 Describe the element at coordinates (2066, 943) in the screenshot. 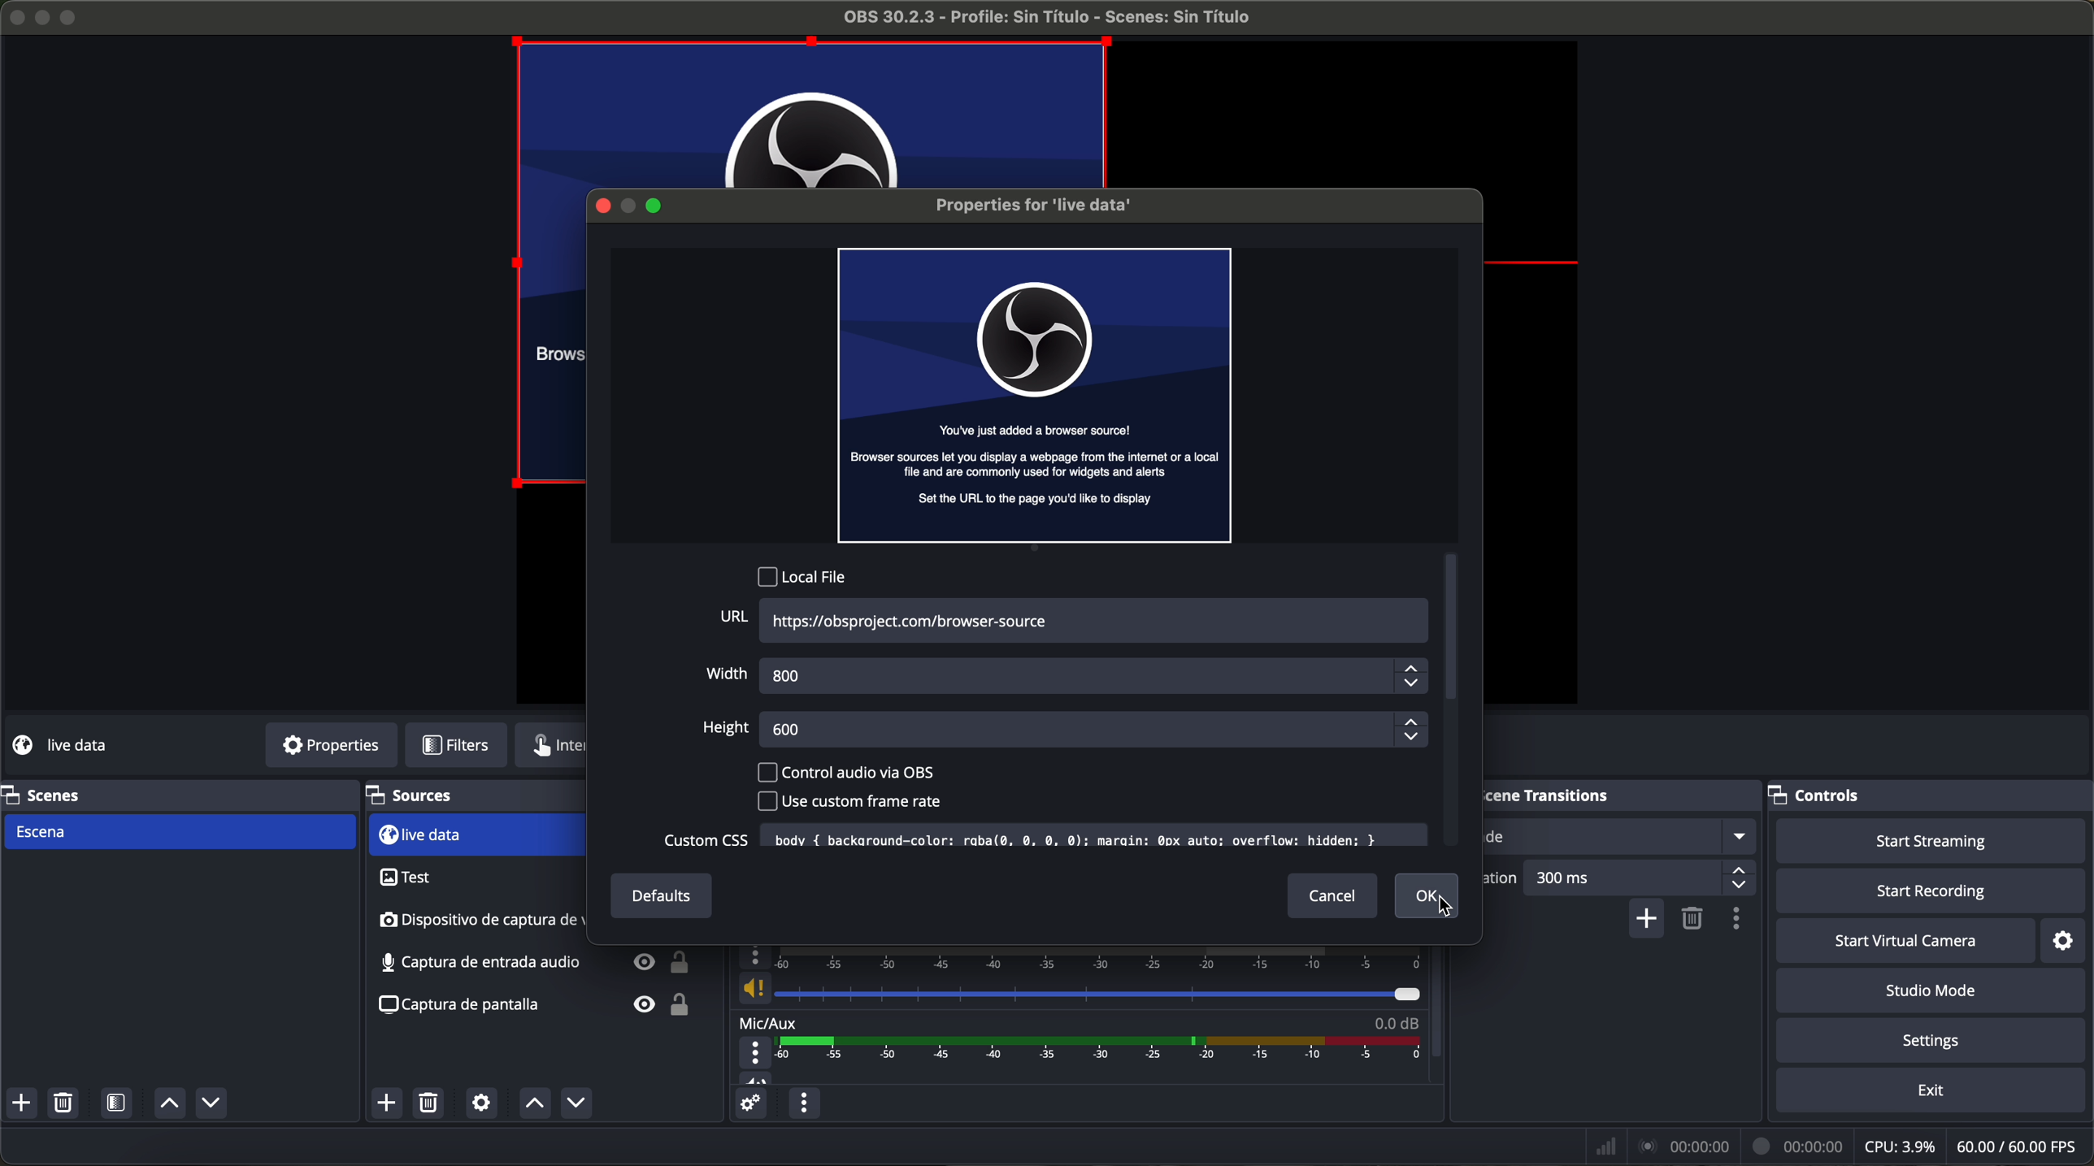

I see `settings` at that location.